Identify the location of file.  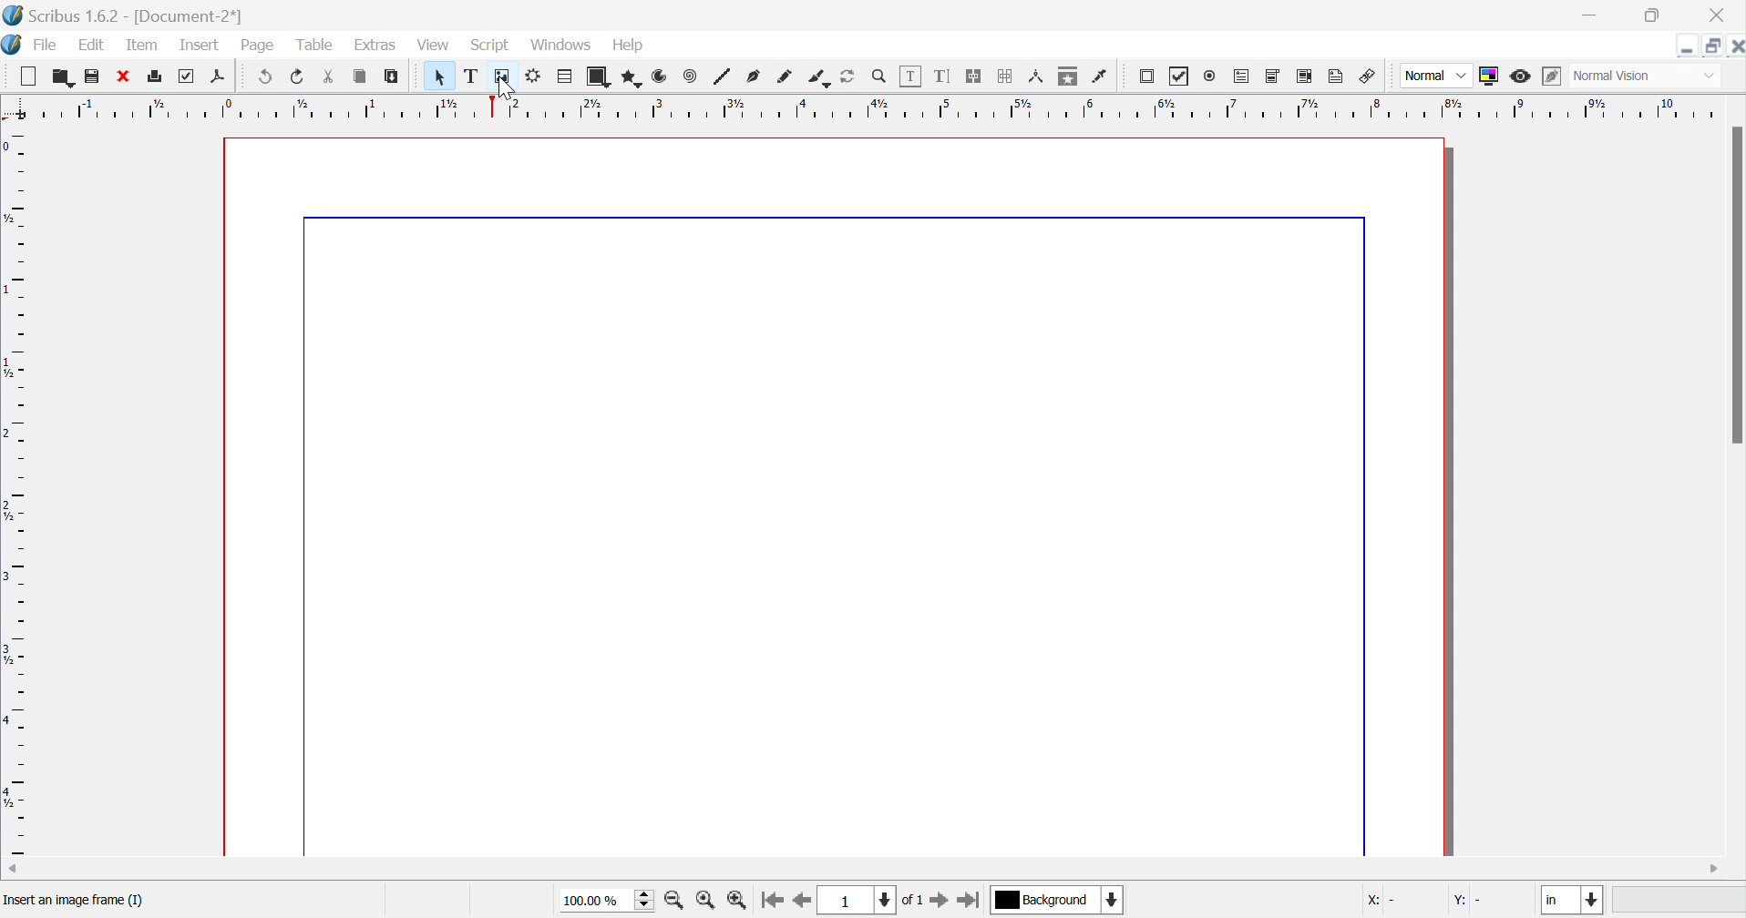
(46, 44).